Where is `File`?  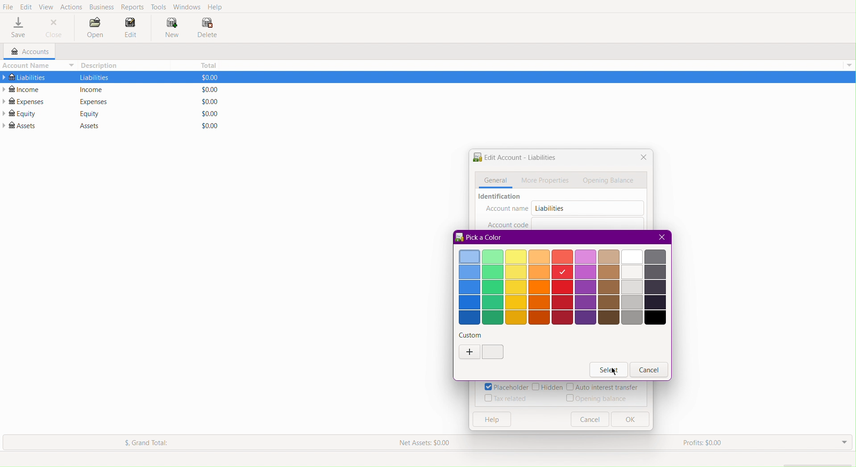
File is located at coordinates (8, 7).